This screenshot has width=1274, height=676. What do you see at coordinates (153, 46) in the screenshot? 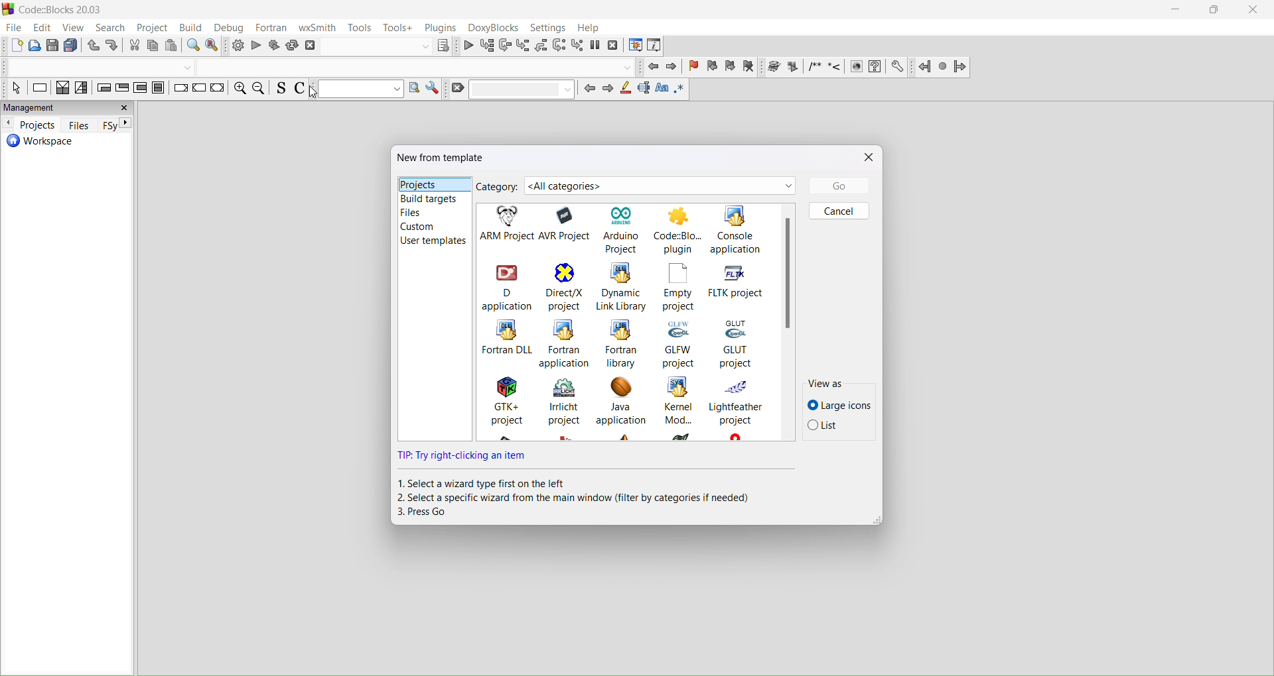
I see `copy` at bounding box center [153, 46].